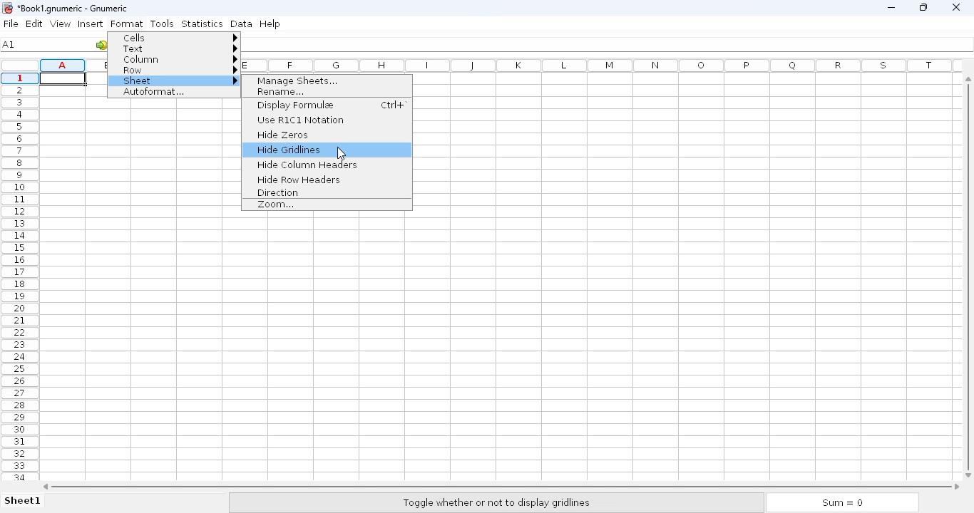 This screenshot has height=513, width=974. What do you see at coordinates (392, 105) in the screenshot?
I see `Ctrl+` at bounding box center [392, 105].